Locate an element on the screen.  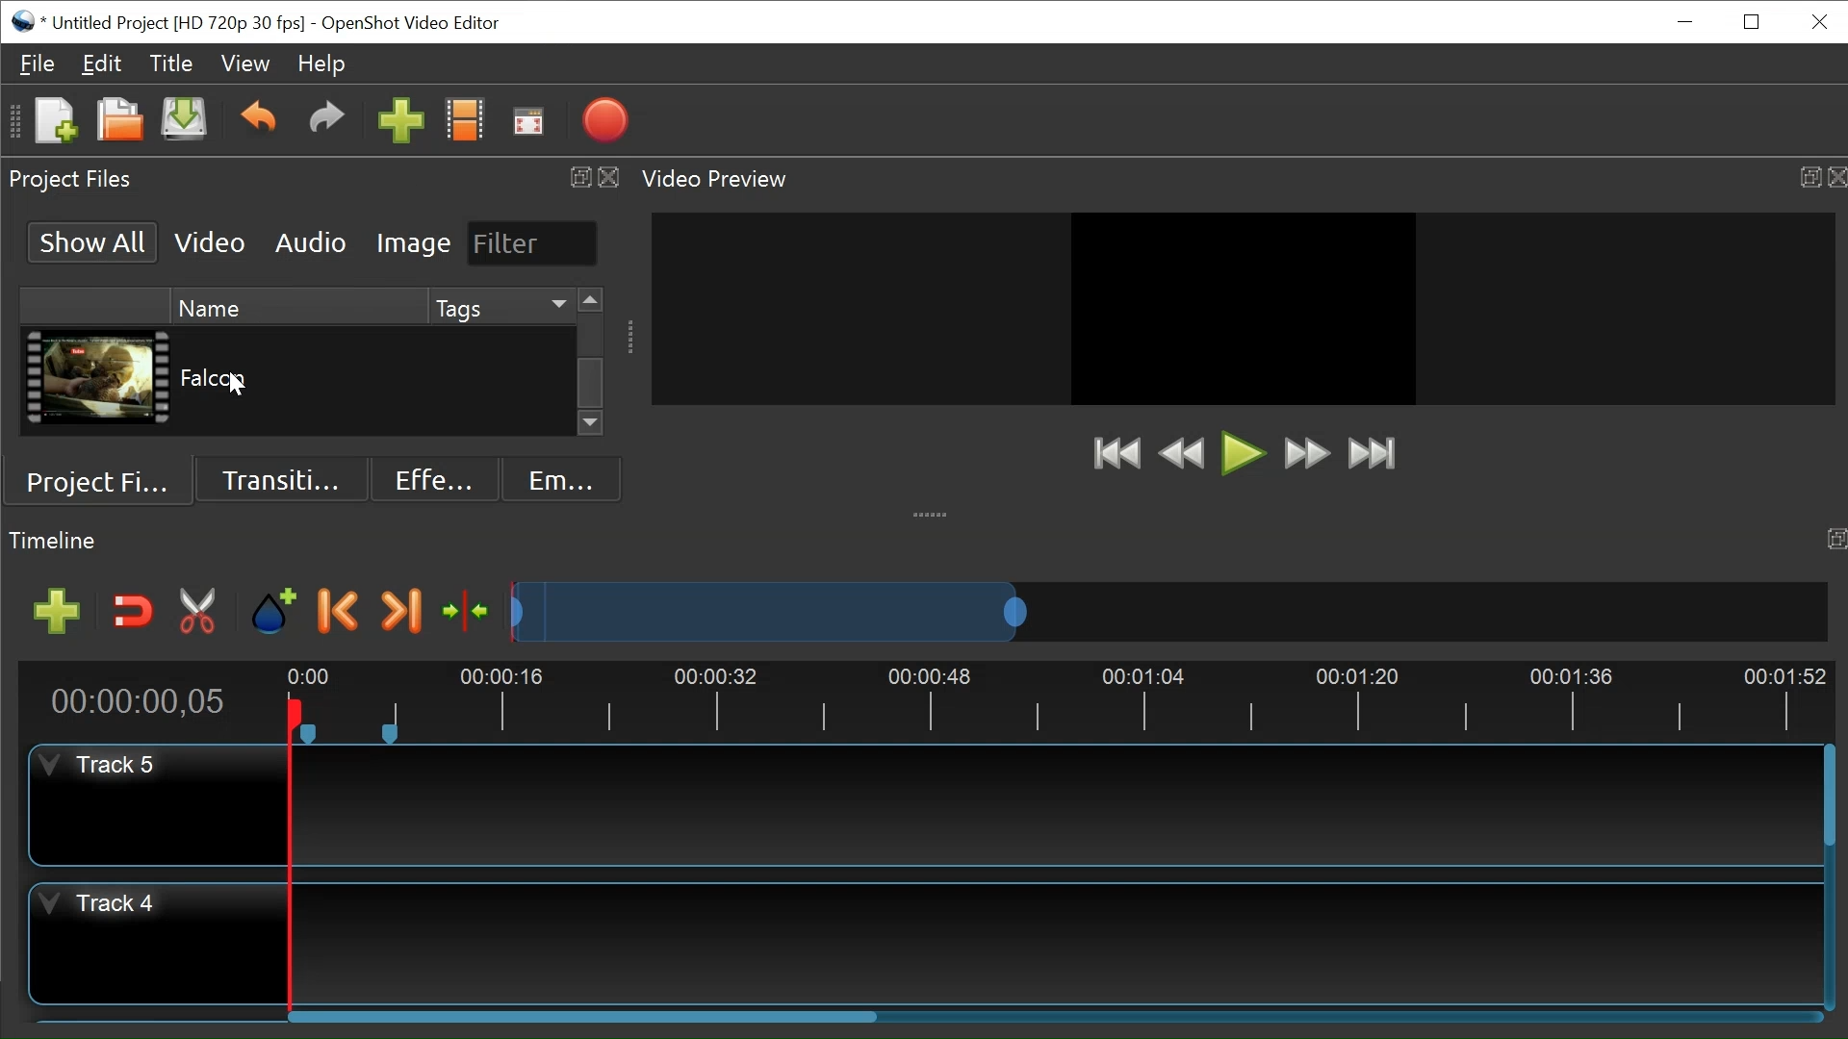
New Project is located at coordinates (53, 122).